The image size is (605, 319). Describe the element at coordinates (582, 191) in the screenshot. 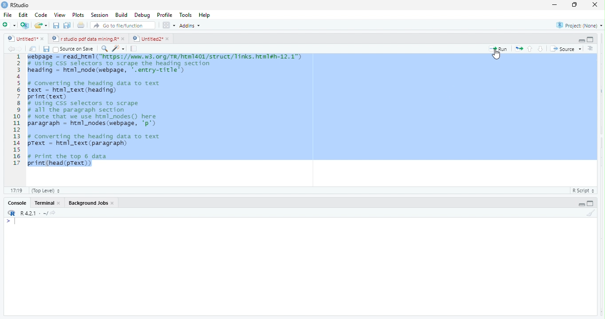

I see `R Script ` at that location.